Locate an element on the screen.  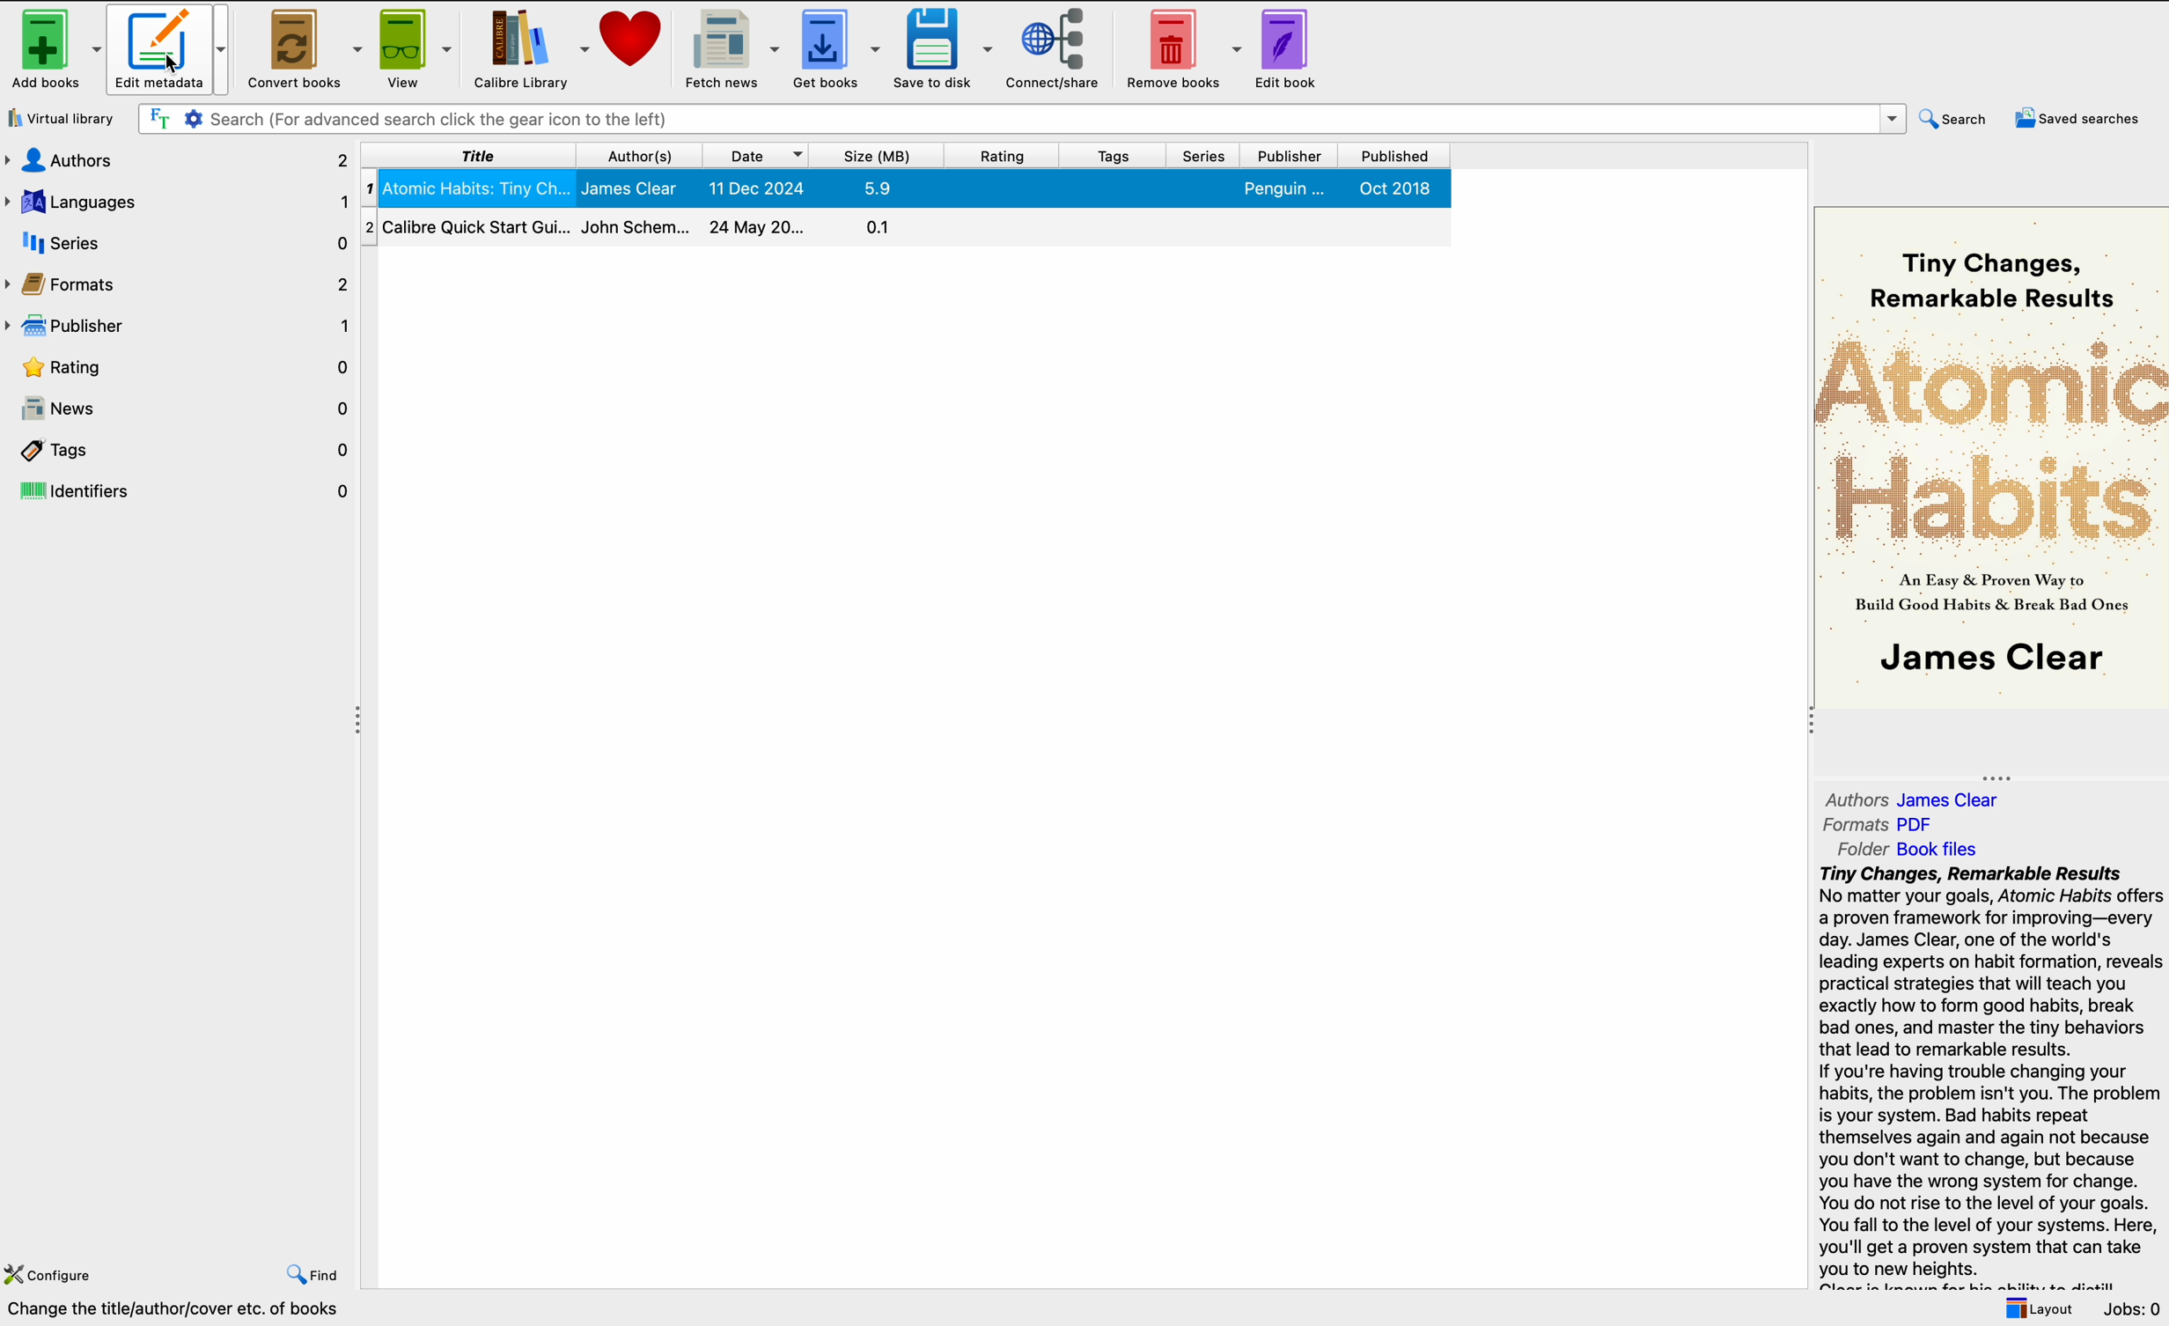
saved searches is located at coordinates (2081, 116).